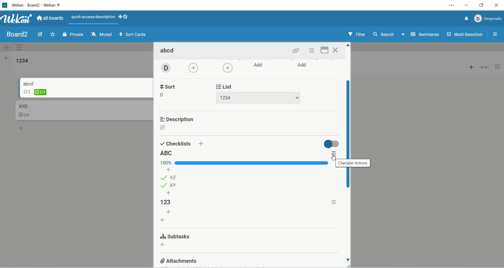 This screenshot has width=504, height=268. What do you see at coordinates (354, 163) in the screenshot?
I see `checklist actions` at bounding box center [354, 163].